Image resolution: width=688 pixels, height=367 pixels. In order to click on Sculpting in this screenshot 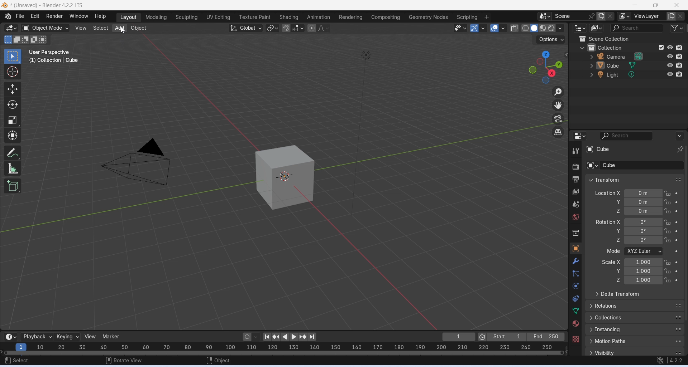, I will do `click(186, 18)`.